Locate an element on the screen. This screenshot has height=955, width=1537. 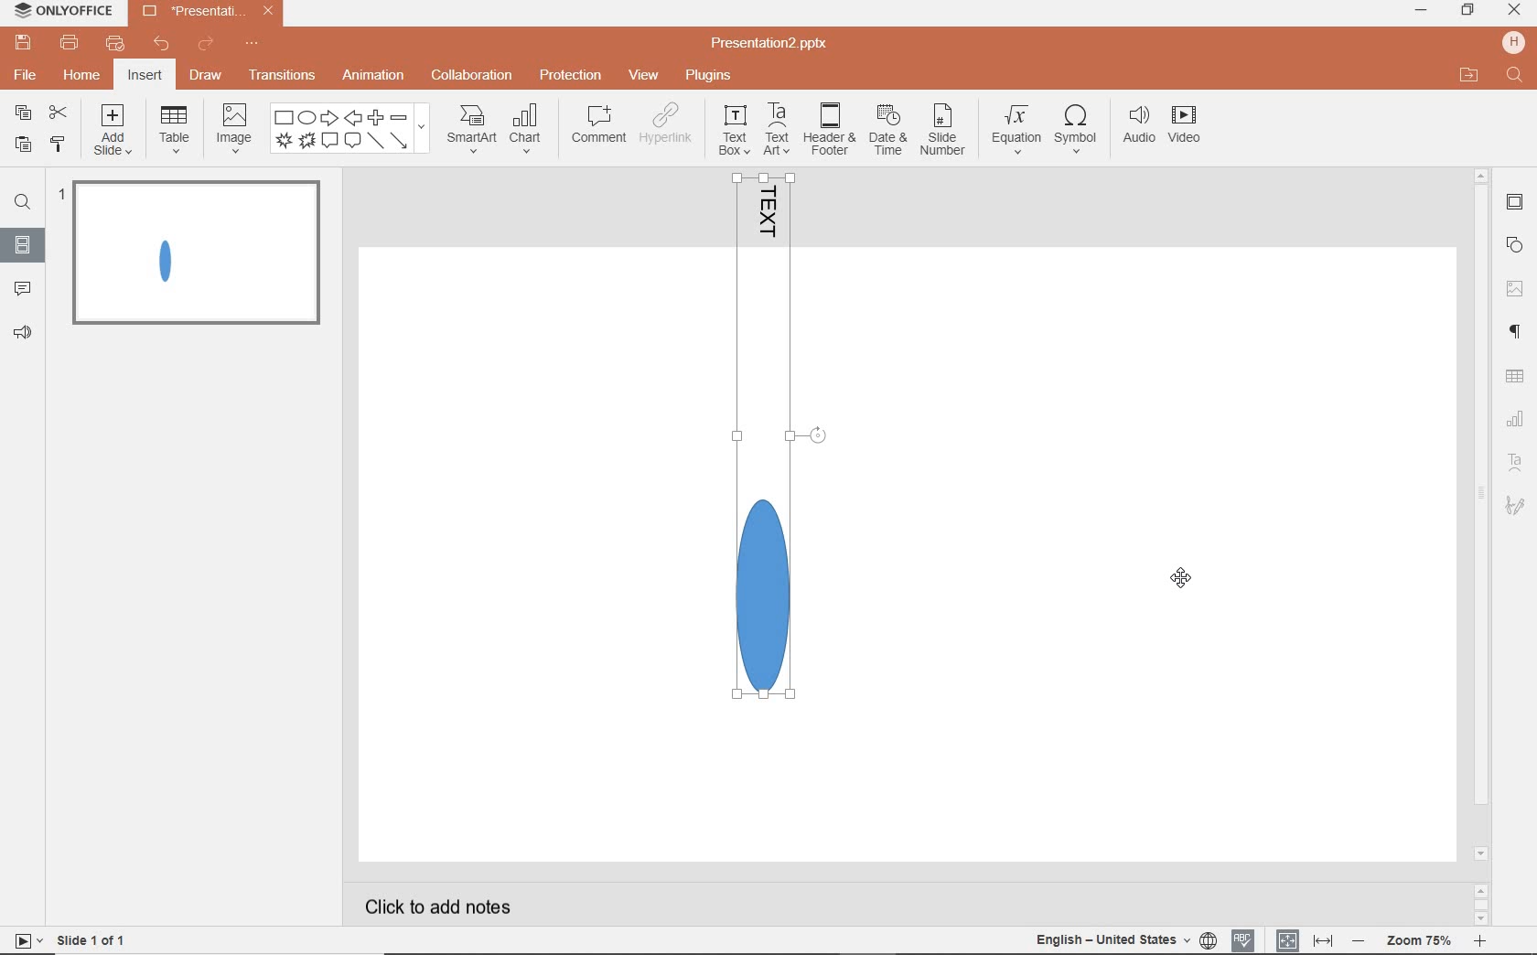
FIND is located at coordinates (1517, 77).